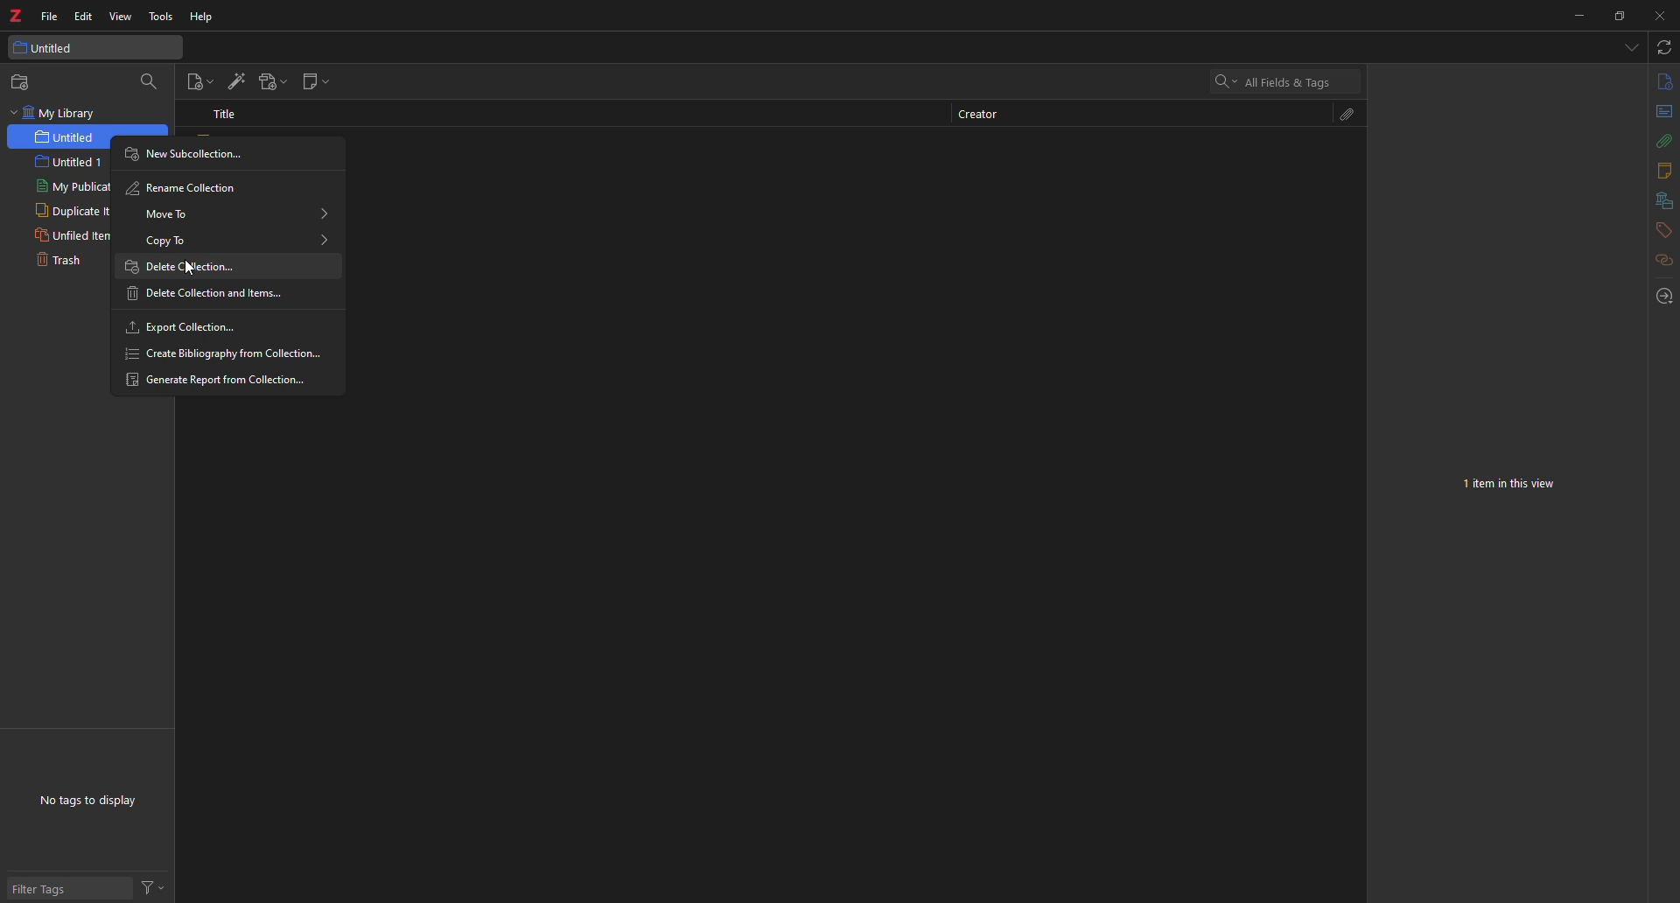 This screenshot has height=903, width=1680. Describe the element at coordinates (1661, 200) in the screenshot. I see `library` at that location.